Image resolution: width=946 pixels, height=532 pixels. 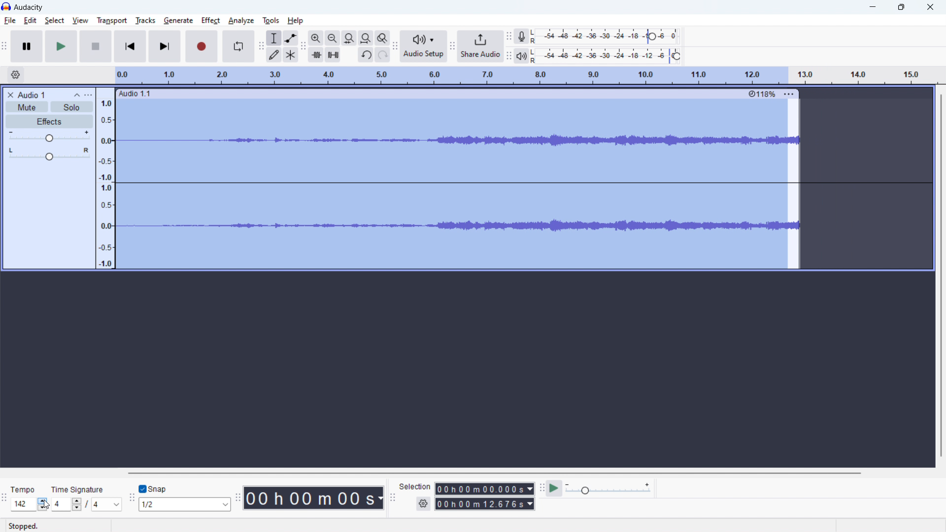 I want to click on skip to last, so click(x=166, y=46).